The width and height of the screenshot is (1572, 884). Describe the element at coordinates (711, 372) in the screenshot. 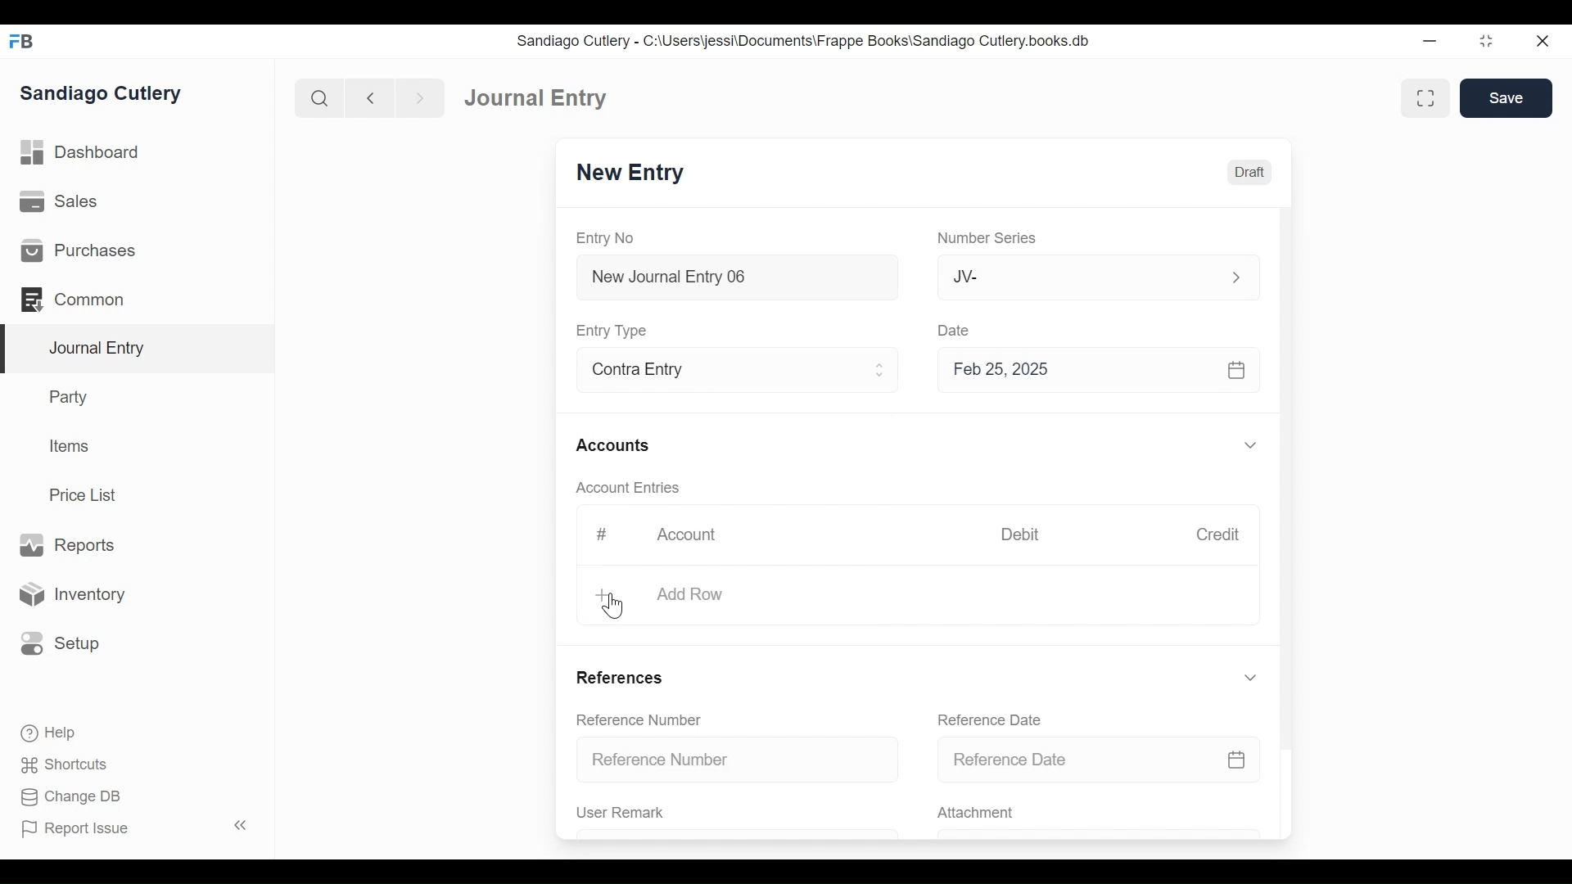

I see `Contra Entry` at that location.